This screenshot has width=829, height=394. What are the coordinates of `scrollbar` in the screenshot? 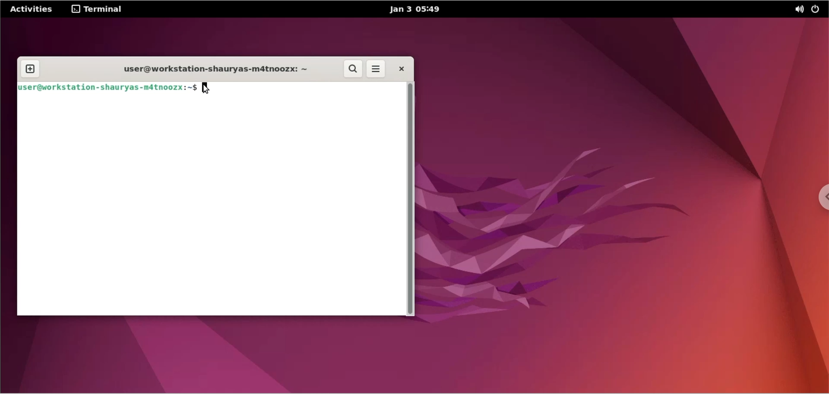 It's located at (411, 198).